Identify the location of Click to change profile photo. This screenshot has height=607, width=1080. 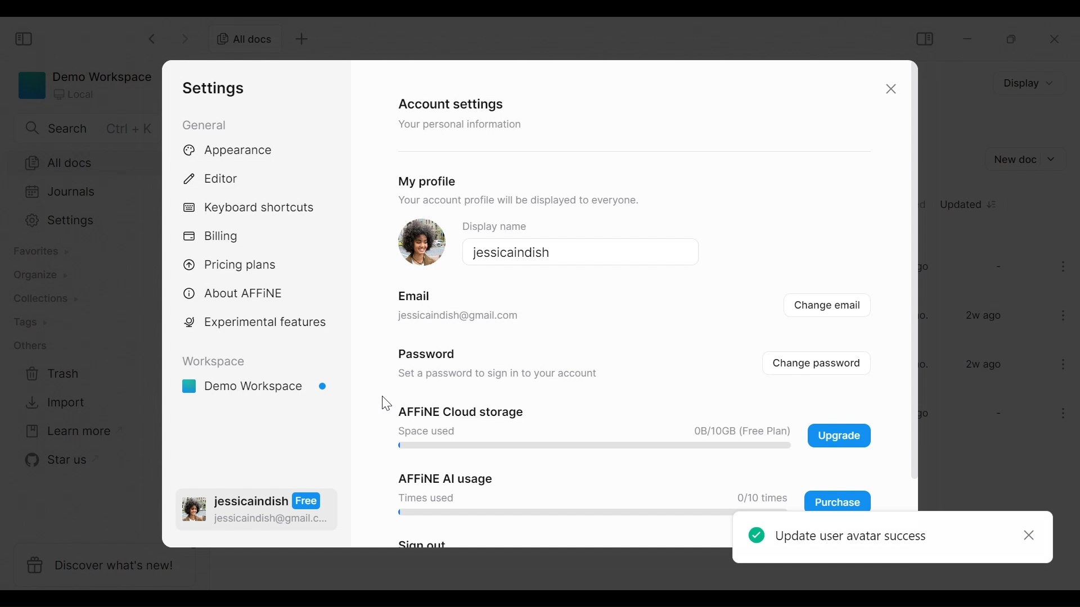
(420, 242).